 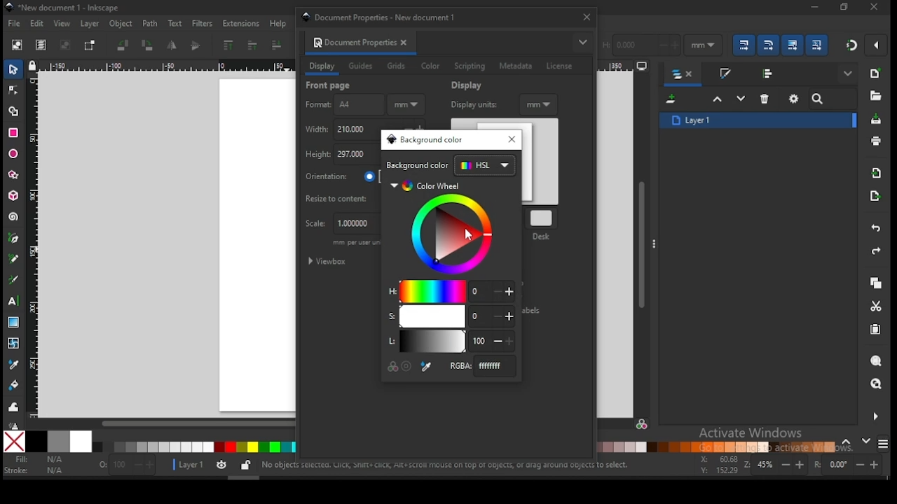 What do you see at coordinates (427, 367) in the screenshot?
I see `pick color from image` at bounding box center [427, 367].